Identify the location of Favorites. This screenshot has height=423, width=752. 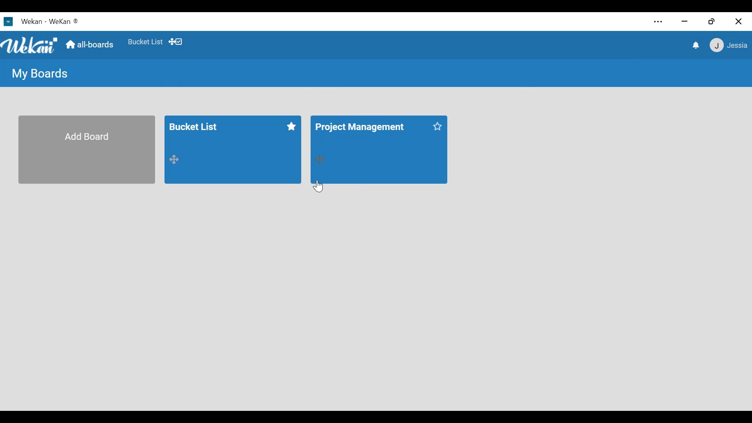
(145, 42).